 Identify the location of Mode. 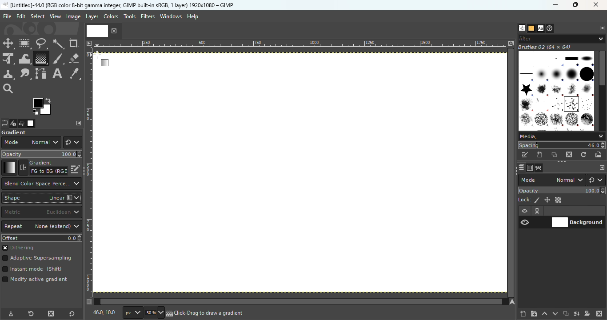
(552, 180).